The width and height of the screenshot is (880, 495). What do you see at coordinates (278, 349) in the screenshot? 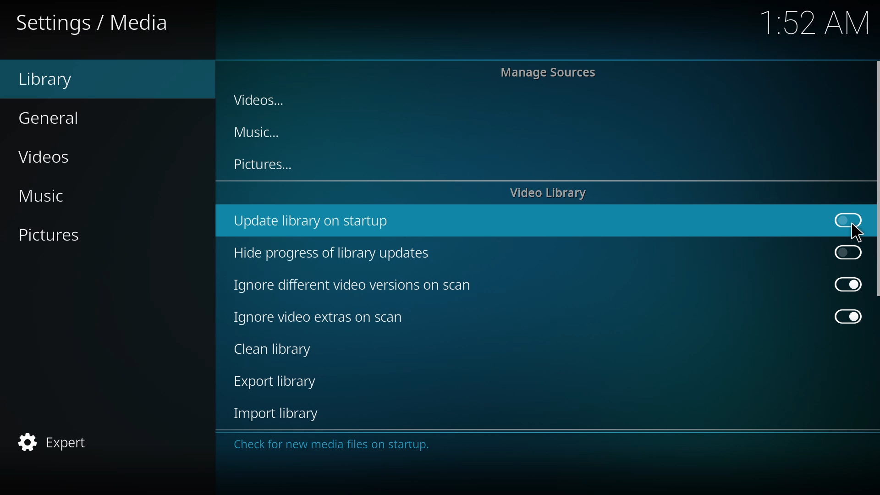
I see `clean library` at bounding box center [278, 349].